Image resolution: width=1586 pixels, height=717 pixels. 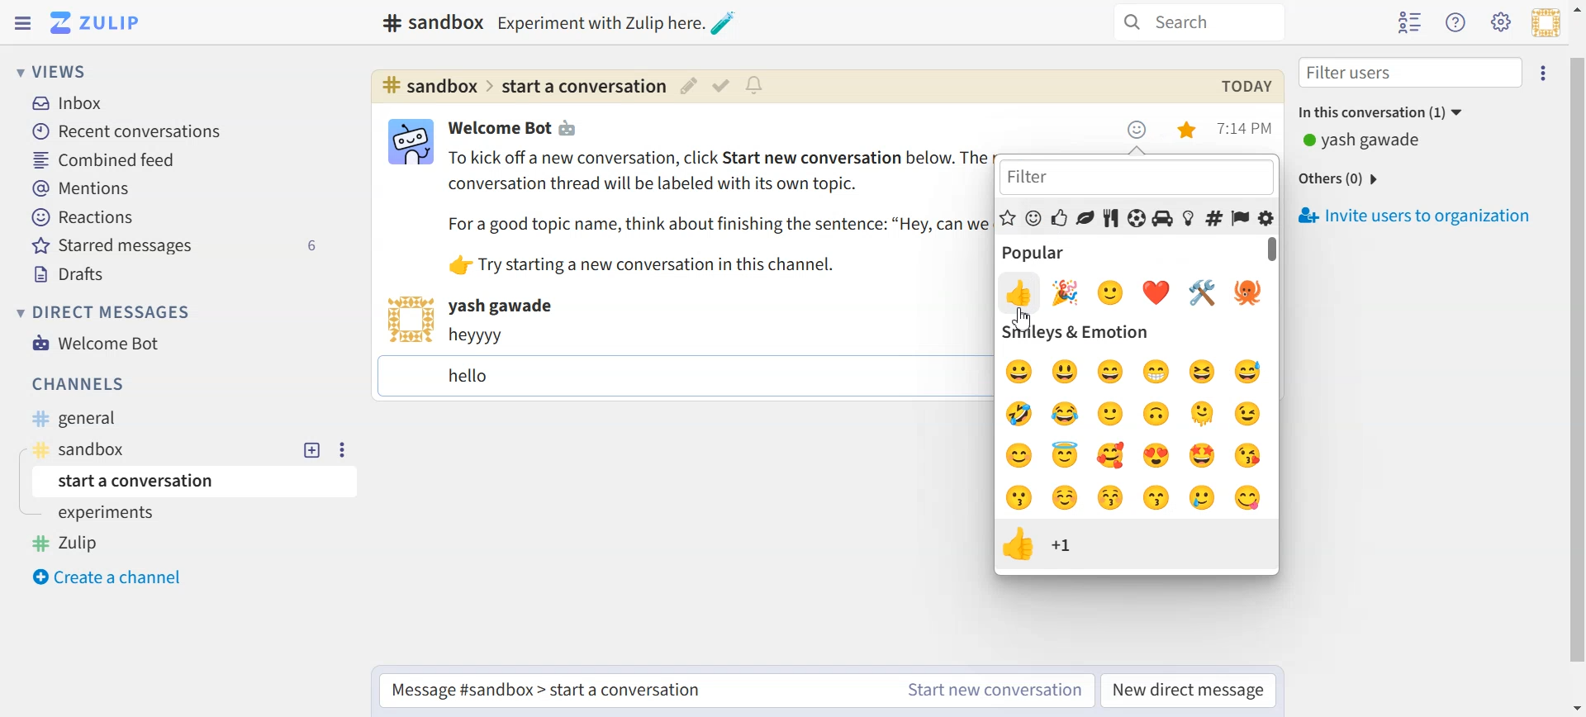 I want to click on smiling face with hearts, so click(x=1116, y=455).